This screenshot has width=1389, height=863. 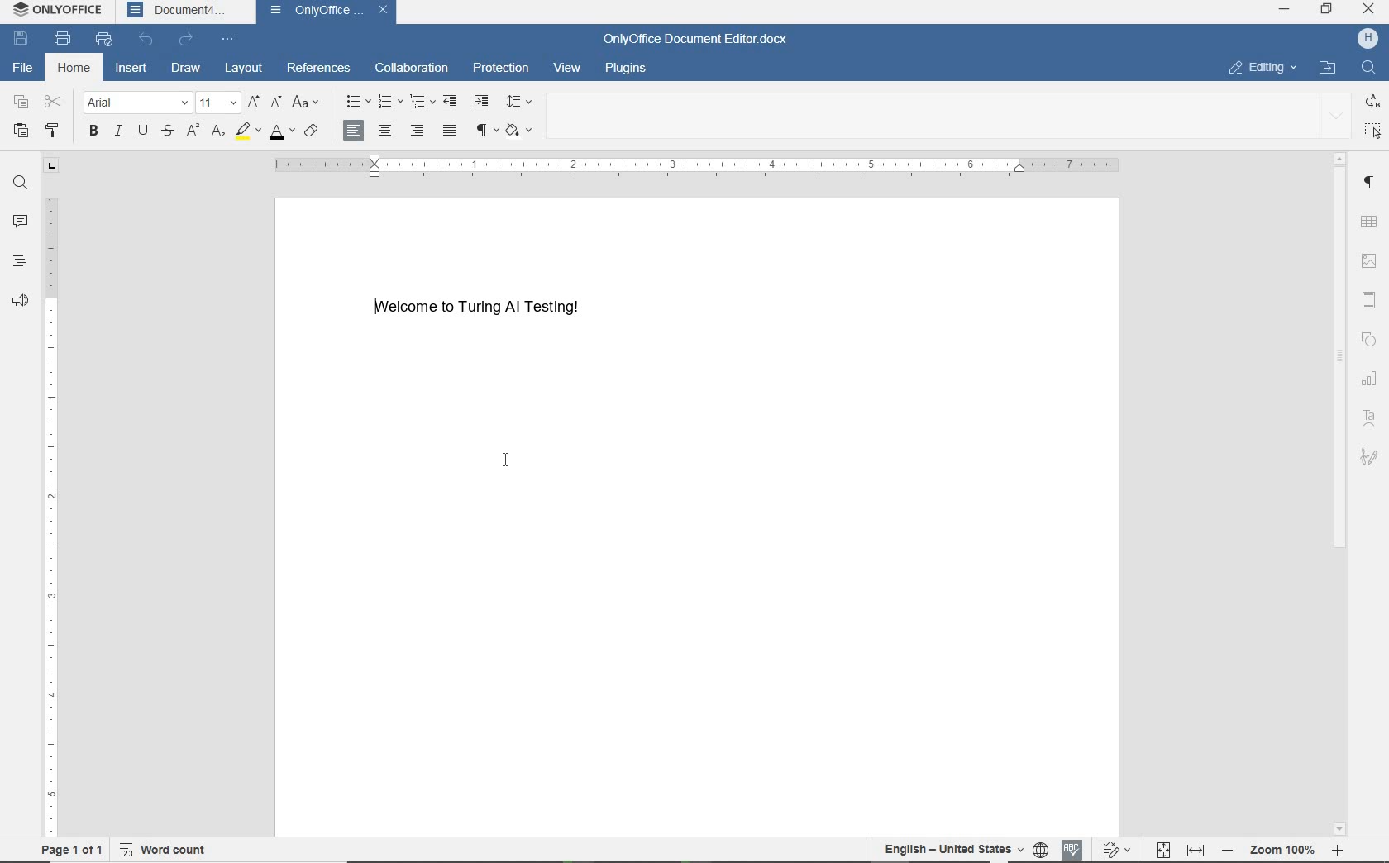 I want to click on fit to page, so click(x=1162, y=851).